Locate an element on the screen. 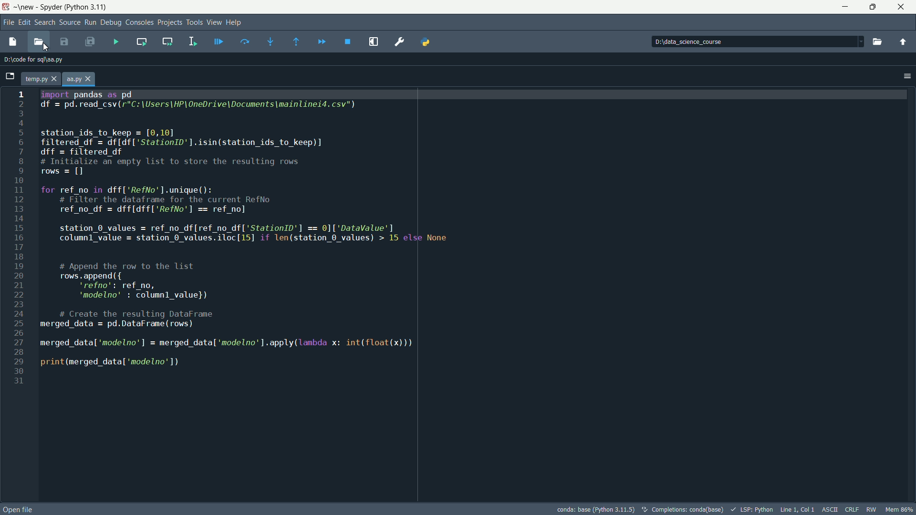 This screenshot has width=916, height=515. File menu is located at coordinates (9, 21).